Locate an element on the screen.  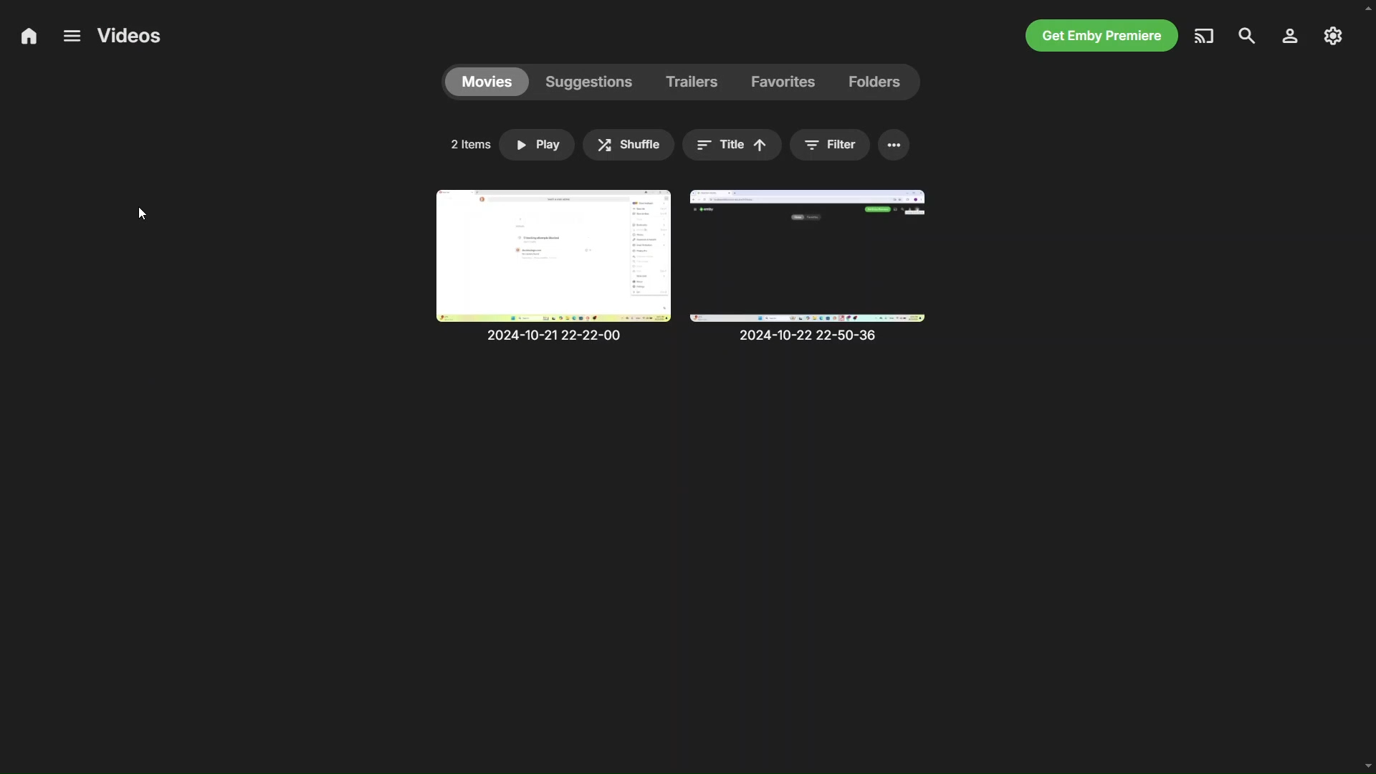
shuffle is located at coordinates (629, 145).